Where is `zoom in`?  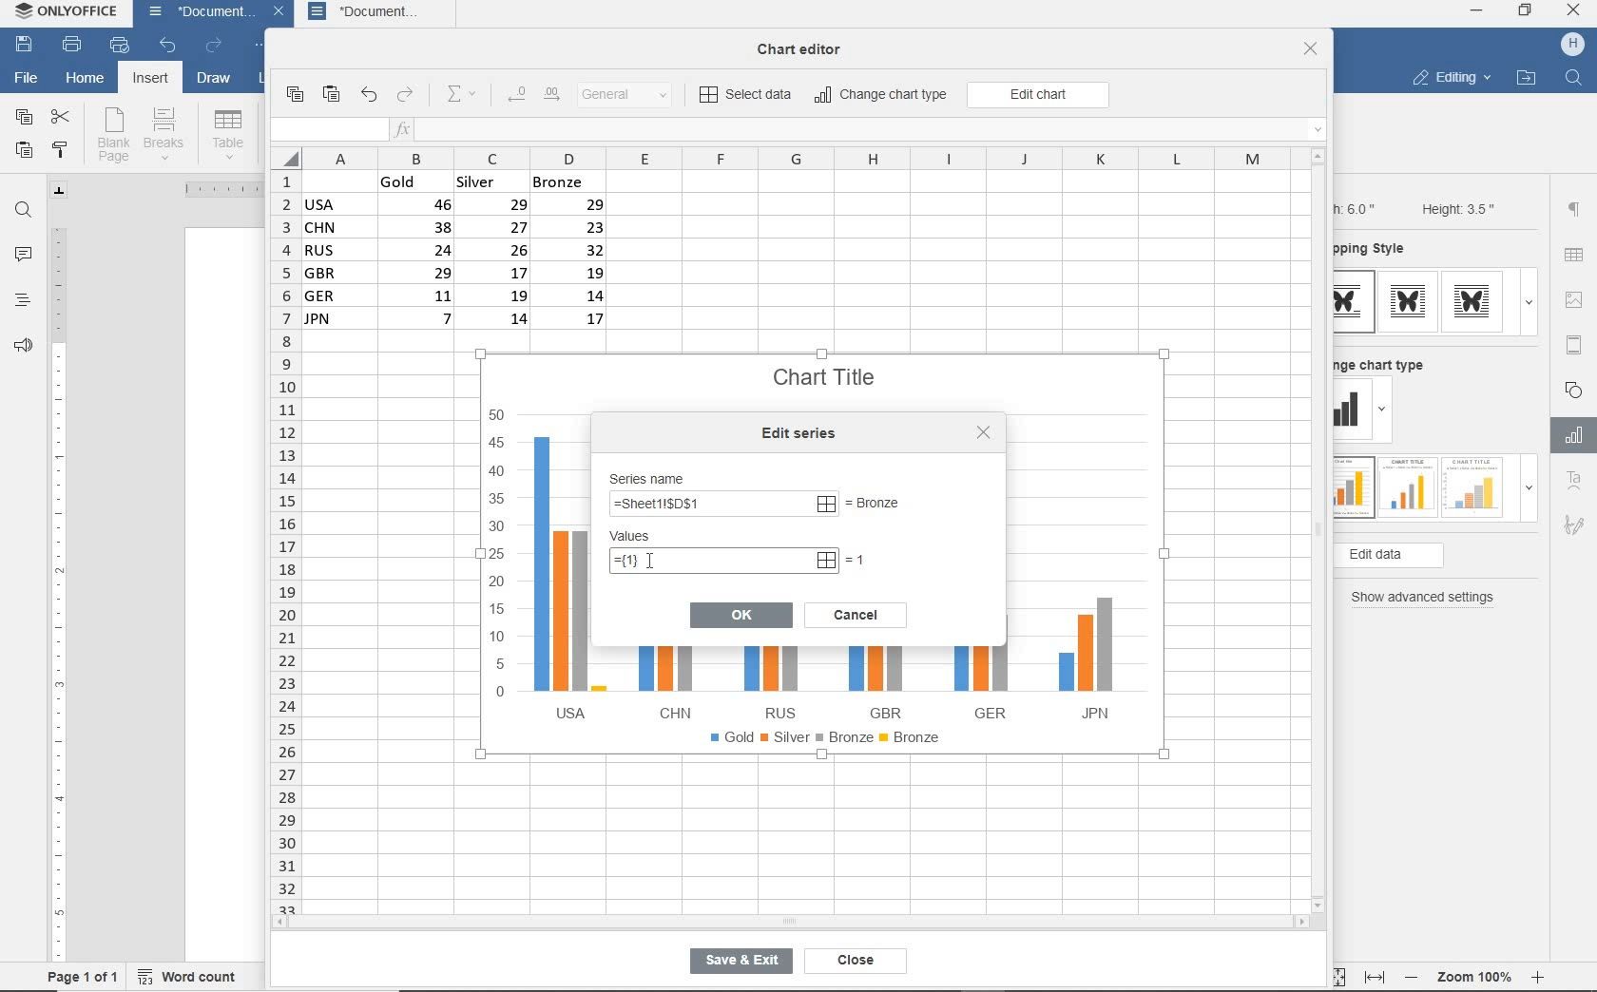 zoom in is located at coordinates (1539, 974).